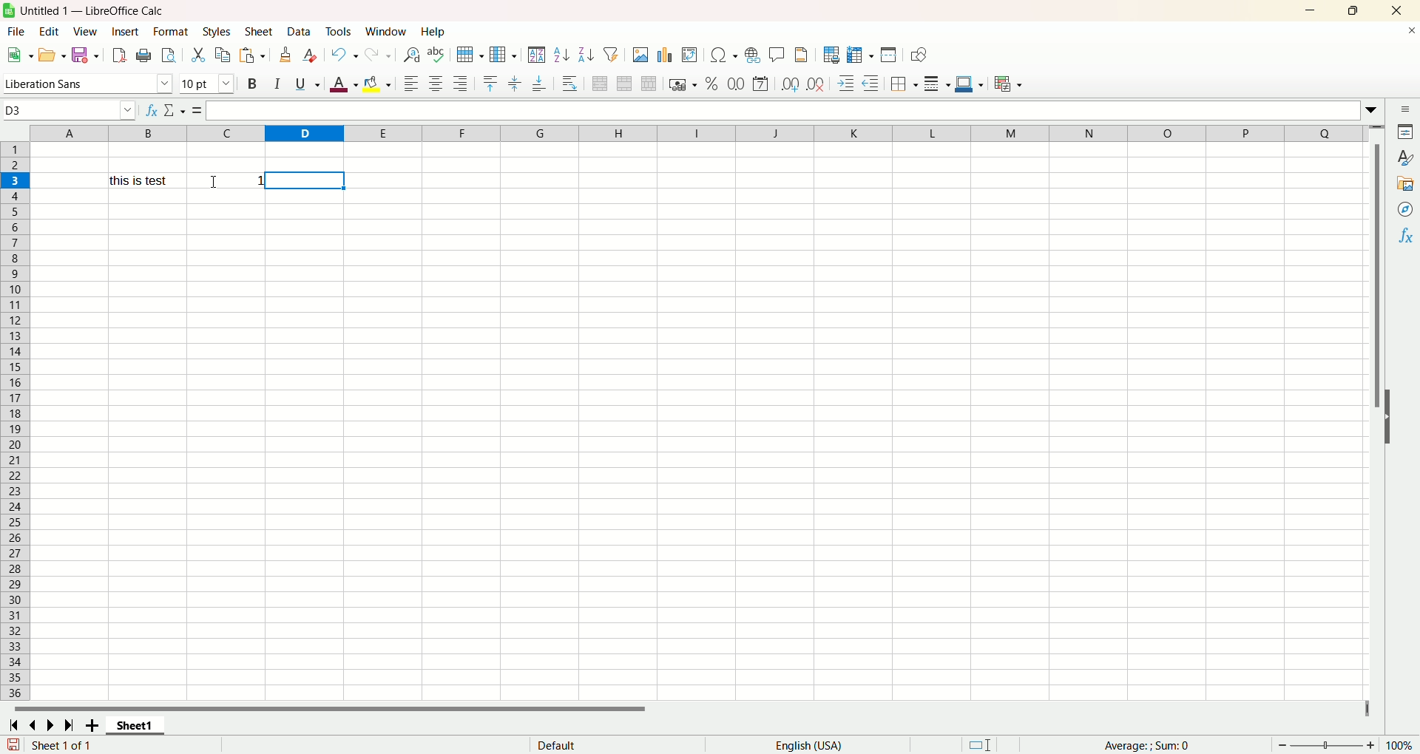 The width and height of the screenshot is (1420, 754). I want to click on styles, so click(216, 33).